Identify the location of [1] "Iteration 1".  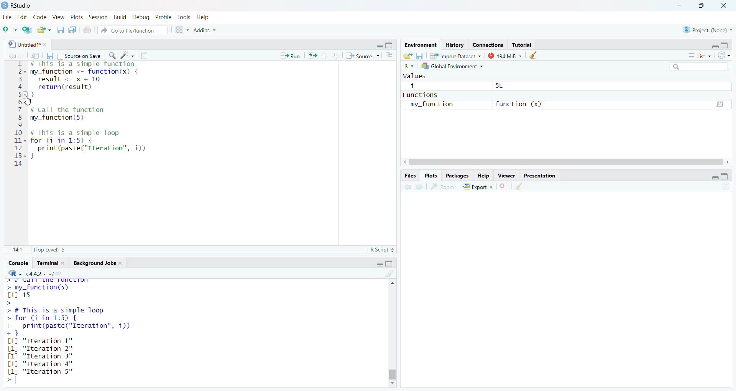
(44, 341).